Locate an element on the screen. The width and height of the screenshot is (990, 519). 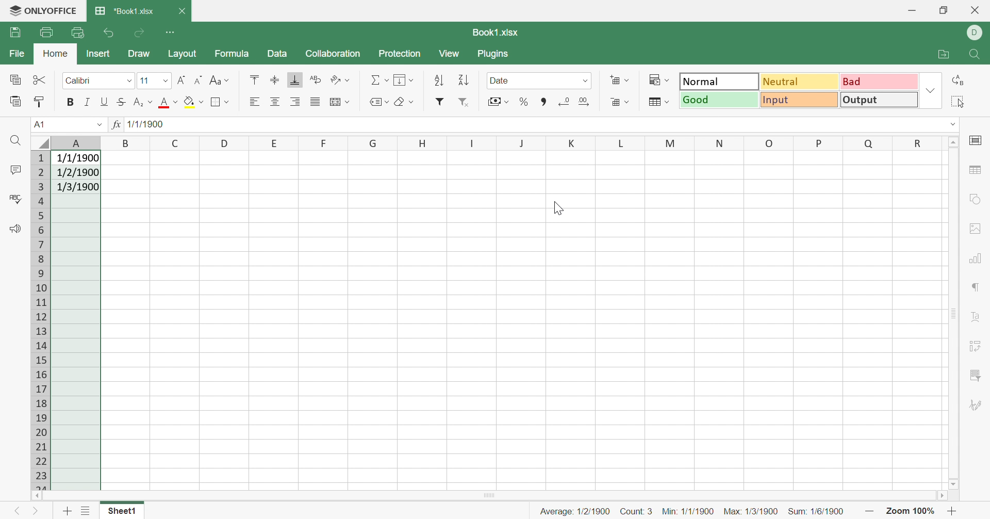
Shape settings is located at coordinates (975, 200).